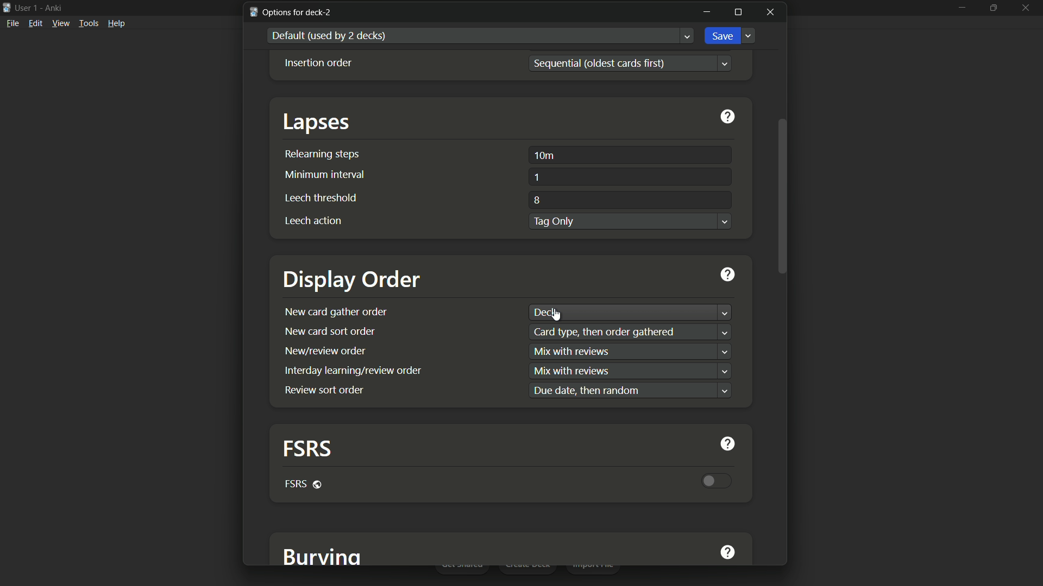 Image resolution: width=1043 pixels, height=586 pixels. Describe the element at coordinates (605, 333) in the screenshot. I see `text` at that location.